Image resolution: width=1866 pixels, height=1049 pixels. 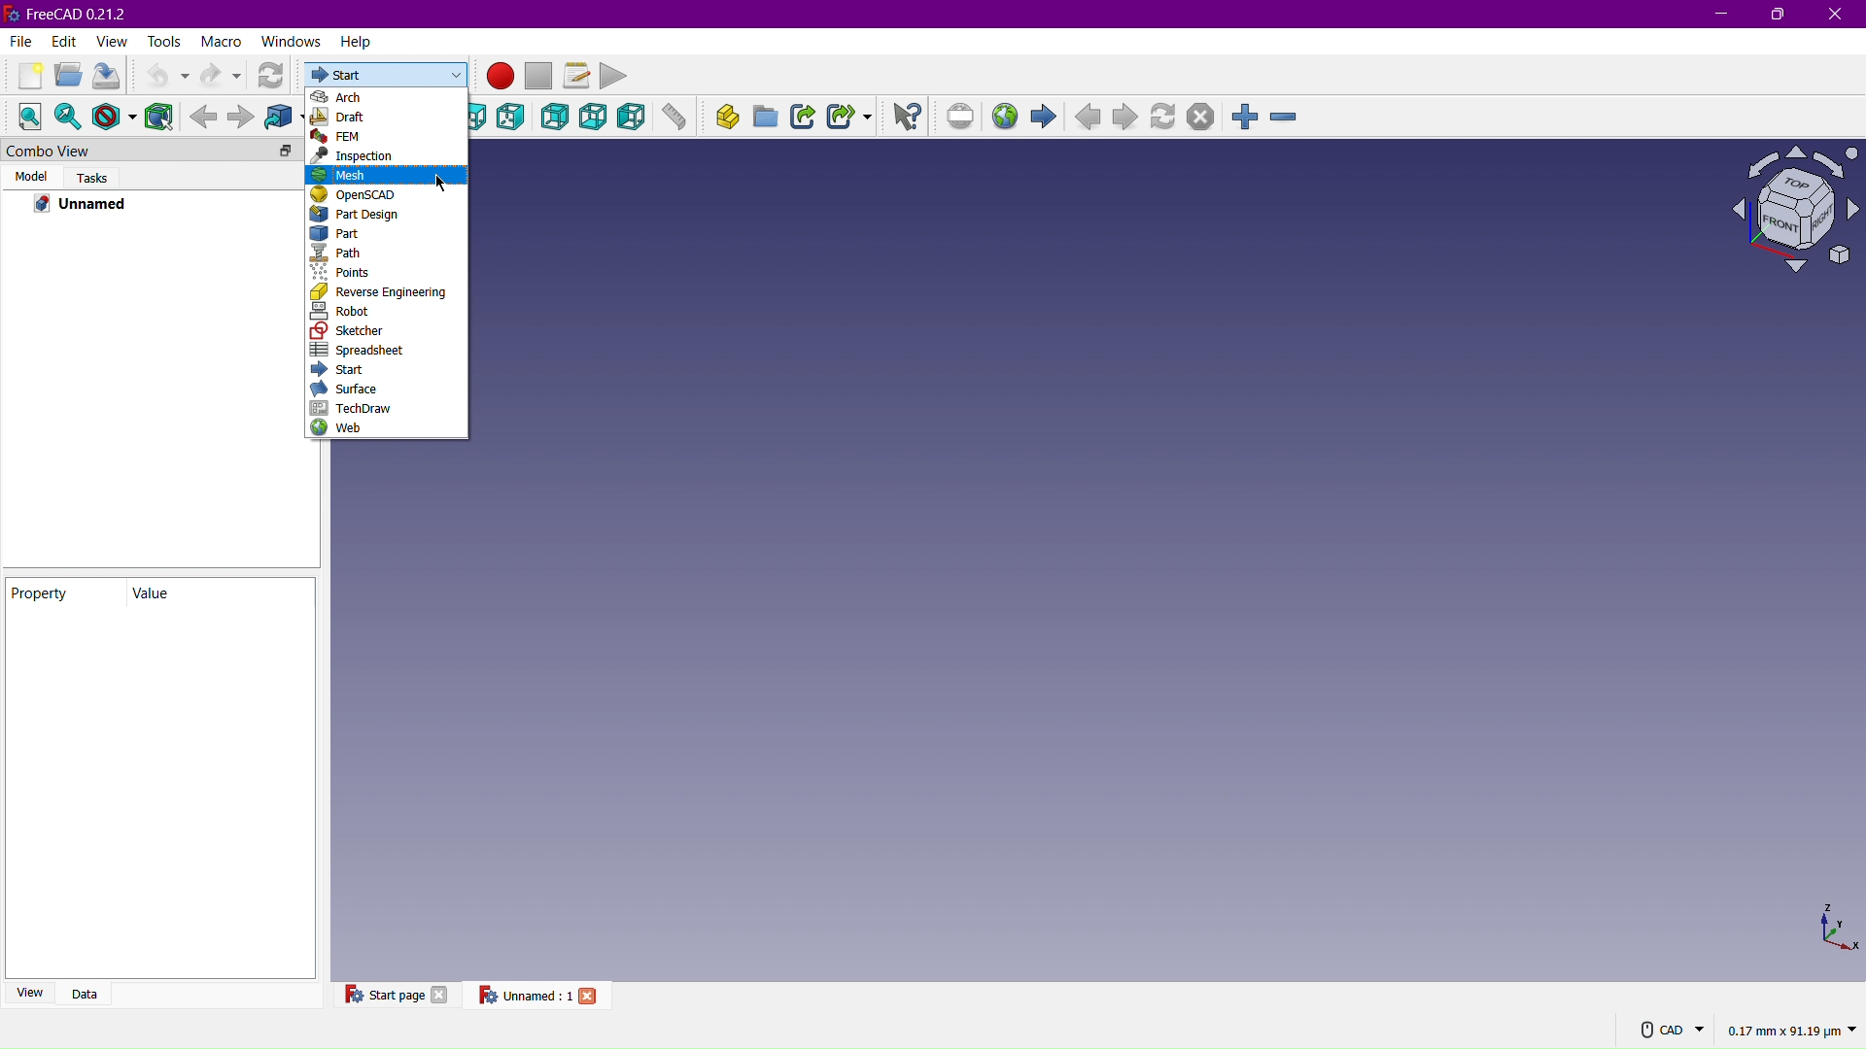 What do you see at coordinates (390, 291) in the screenshot?
I see `Reverse Engineering` at bounding box center [390, 291].